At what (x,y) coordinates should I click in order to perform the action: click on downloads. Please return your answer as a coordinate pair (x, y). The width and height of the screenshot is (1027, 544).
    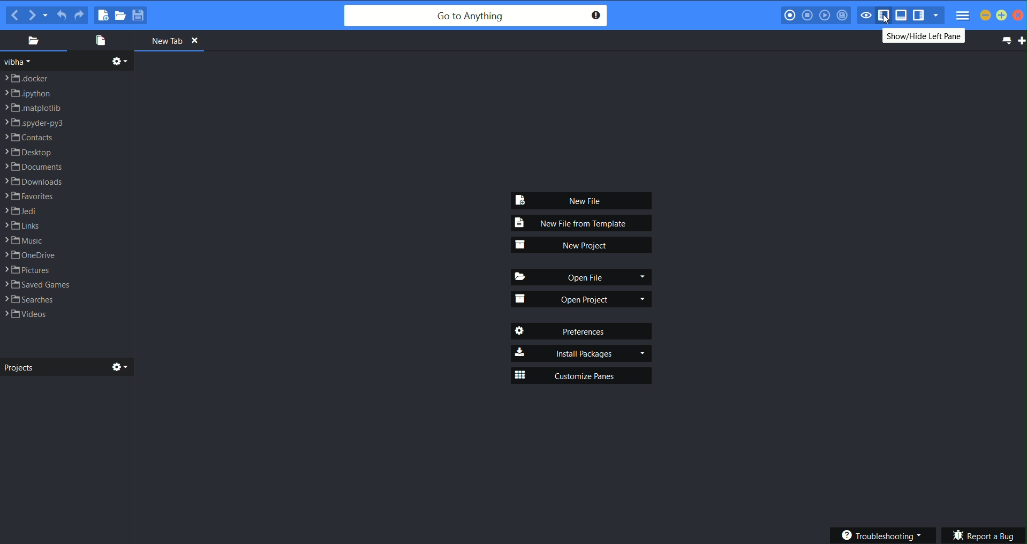
    Looking at the image, I should click on (34, 182).